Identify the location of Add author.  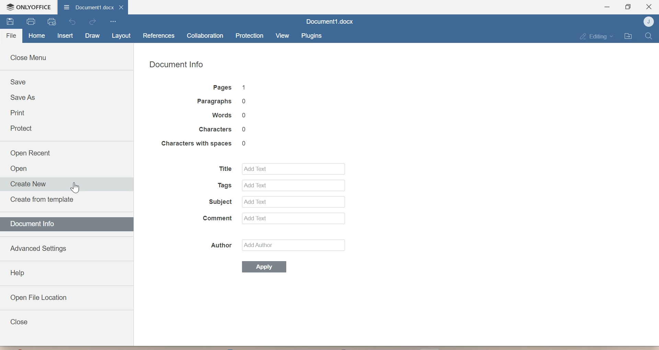
(297, 245).